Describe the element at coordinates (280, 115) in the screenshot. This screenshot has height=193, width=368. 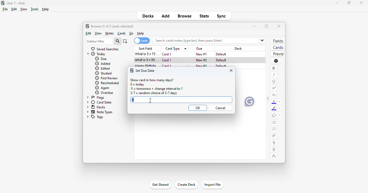
I see `select formatting to remove` at that location.